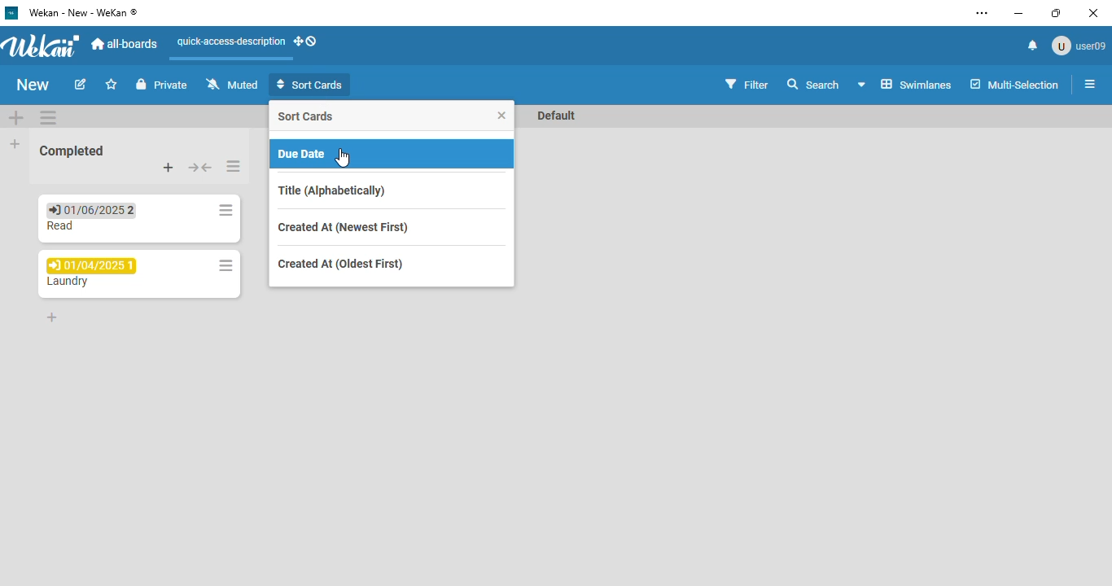  What do you see at coordinates (126, 44) in the screenshot?
I see `all-boards` at bounding box center [126, 44].